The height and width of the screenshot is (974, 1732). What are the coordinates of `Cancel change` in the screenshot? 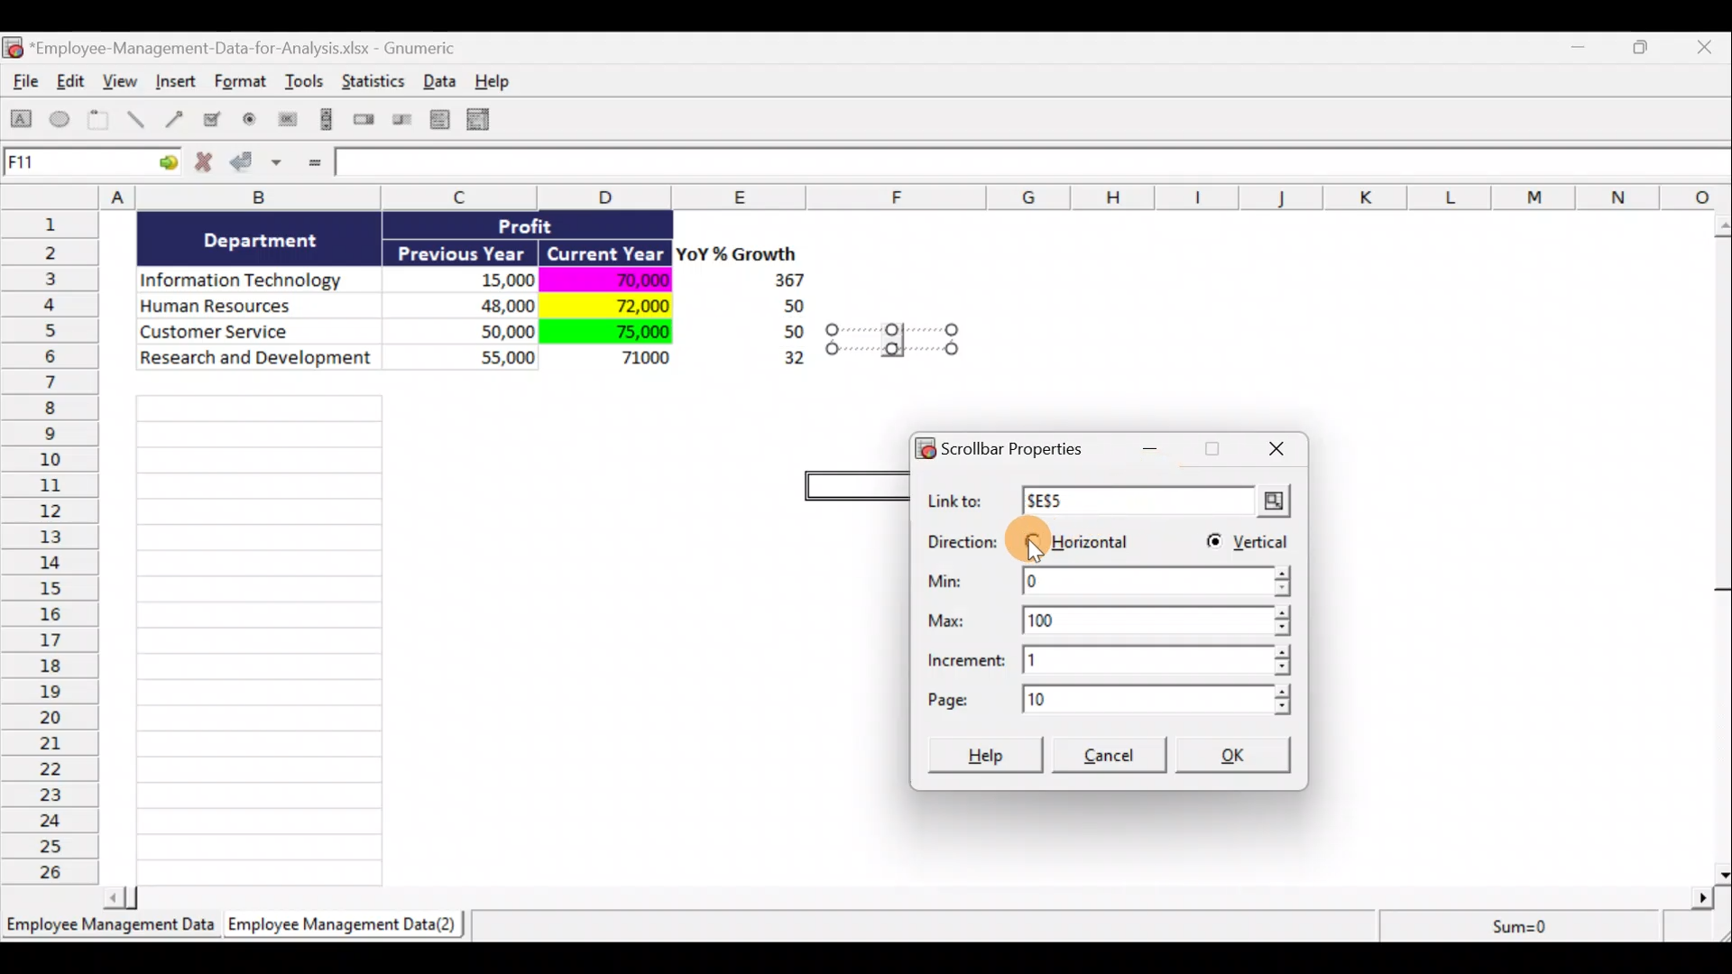 It's located at (209, 166).